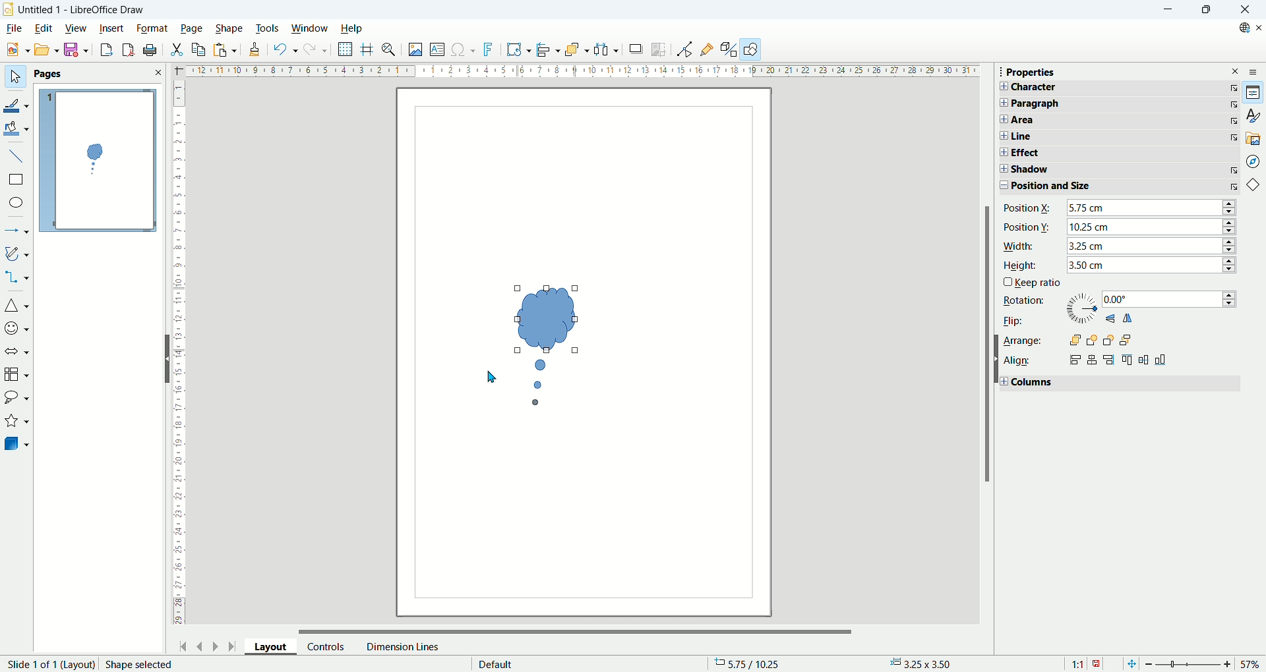 Image resolution: width=1266 pixels, height=672 pixels. Describe the element at coordinates (179, 356) in the screenshot. I see `Vetical ruler` at that location.